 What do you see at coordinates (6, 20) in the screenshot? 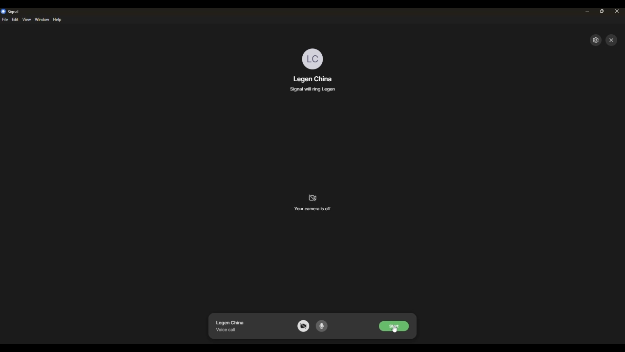
I see `file` at bounding box center [6, 20].